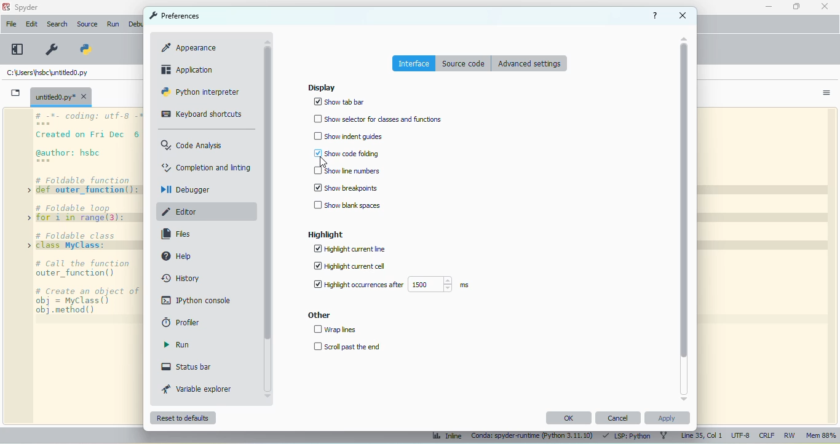 Image resolution: width=840 pixels, height=444 pixels. What do you see at coordinates (176, 234) in the screenshot?
I see `files` at bounding box center [176, 234].